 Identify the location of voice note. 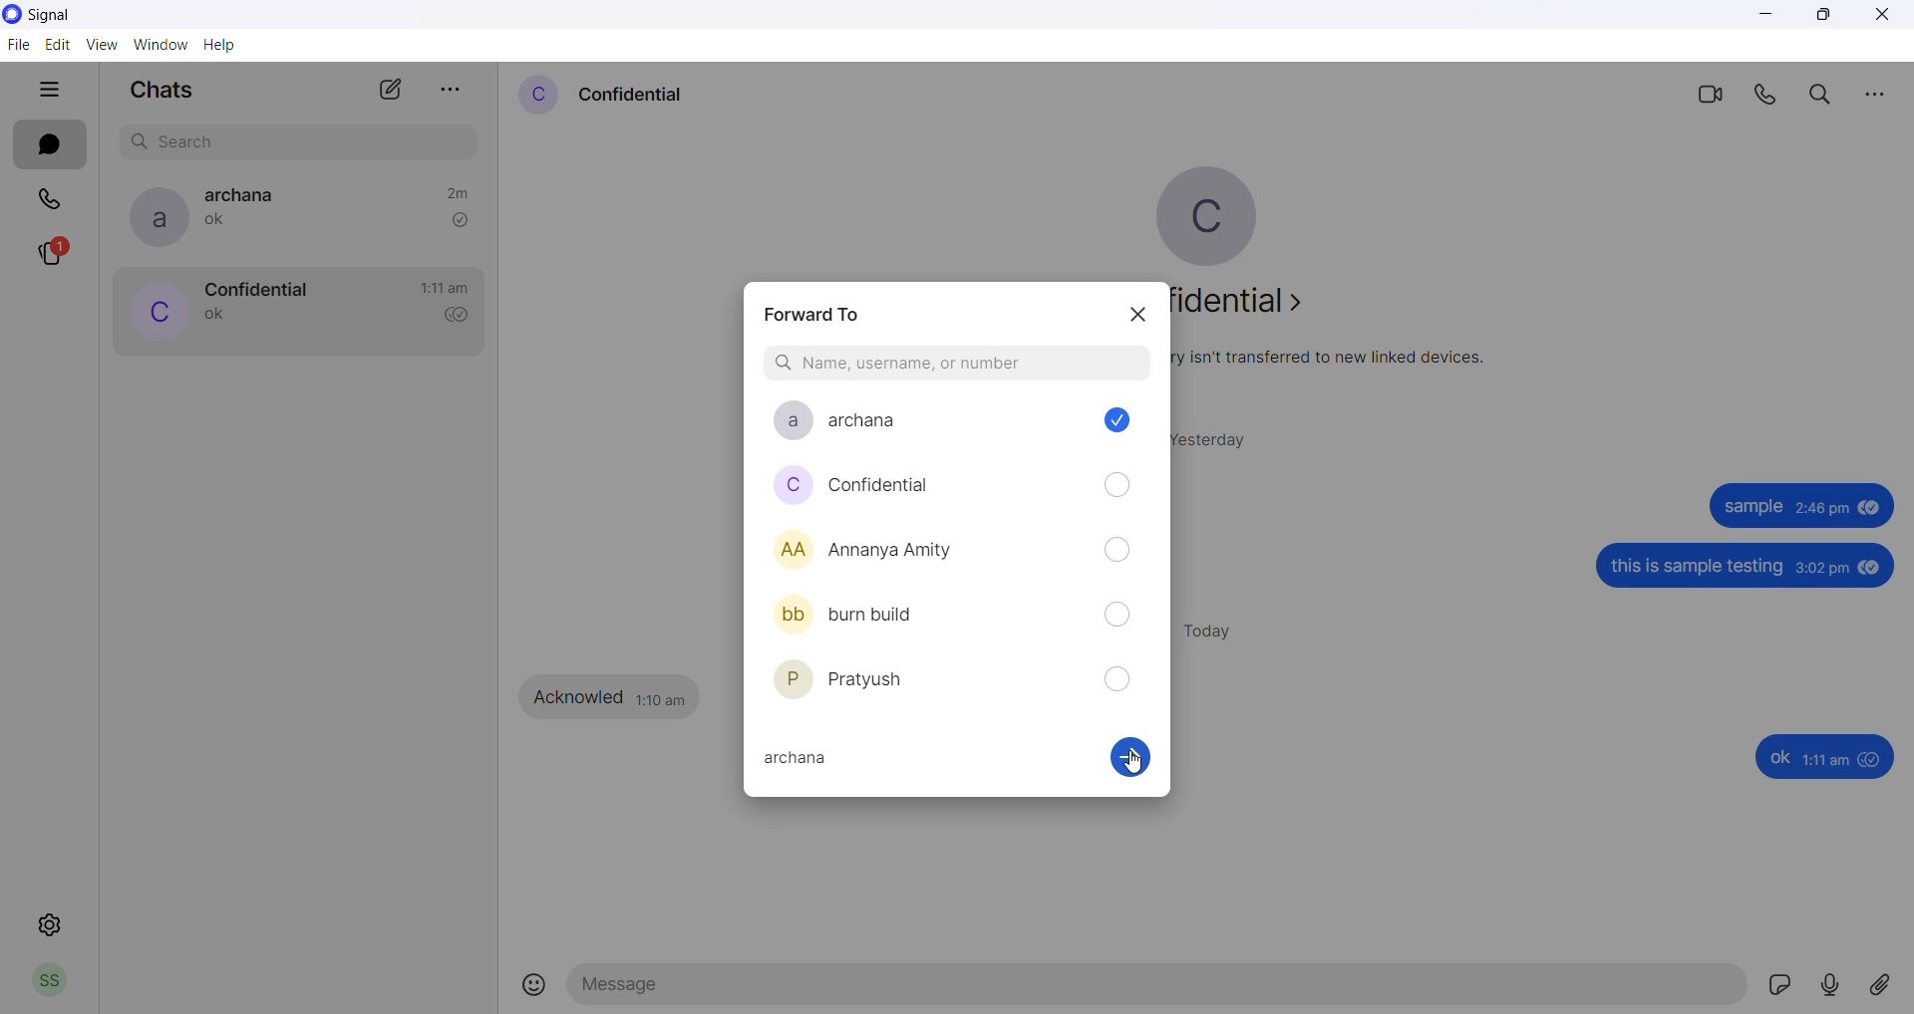
(1834, 985).